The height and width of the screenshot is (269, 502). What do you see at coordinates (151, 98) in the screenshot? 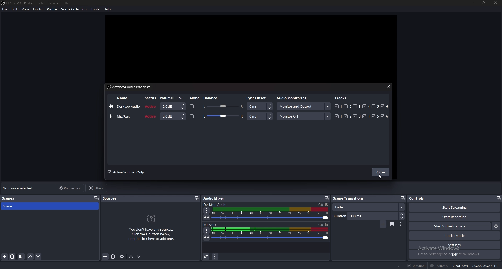
I see `stuatus` at bounding box center [151, 98].